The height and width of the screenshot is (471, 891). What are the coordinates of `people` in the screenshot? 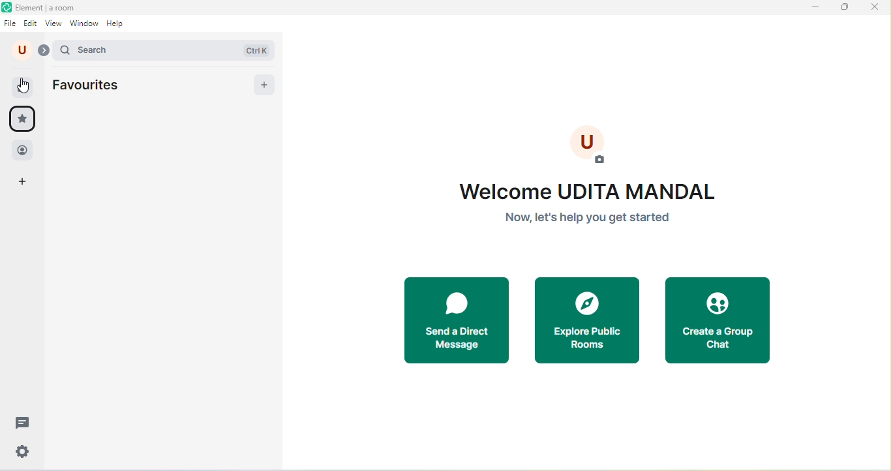 It's located at (22, 149).